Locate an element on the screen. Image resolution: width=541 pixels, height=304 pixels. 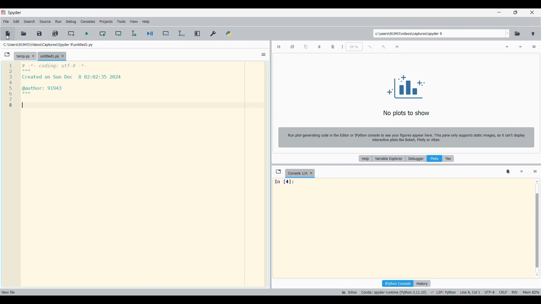
Debug file is located at coordinates (150, 33).